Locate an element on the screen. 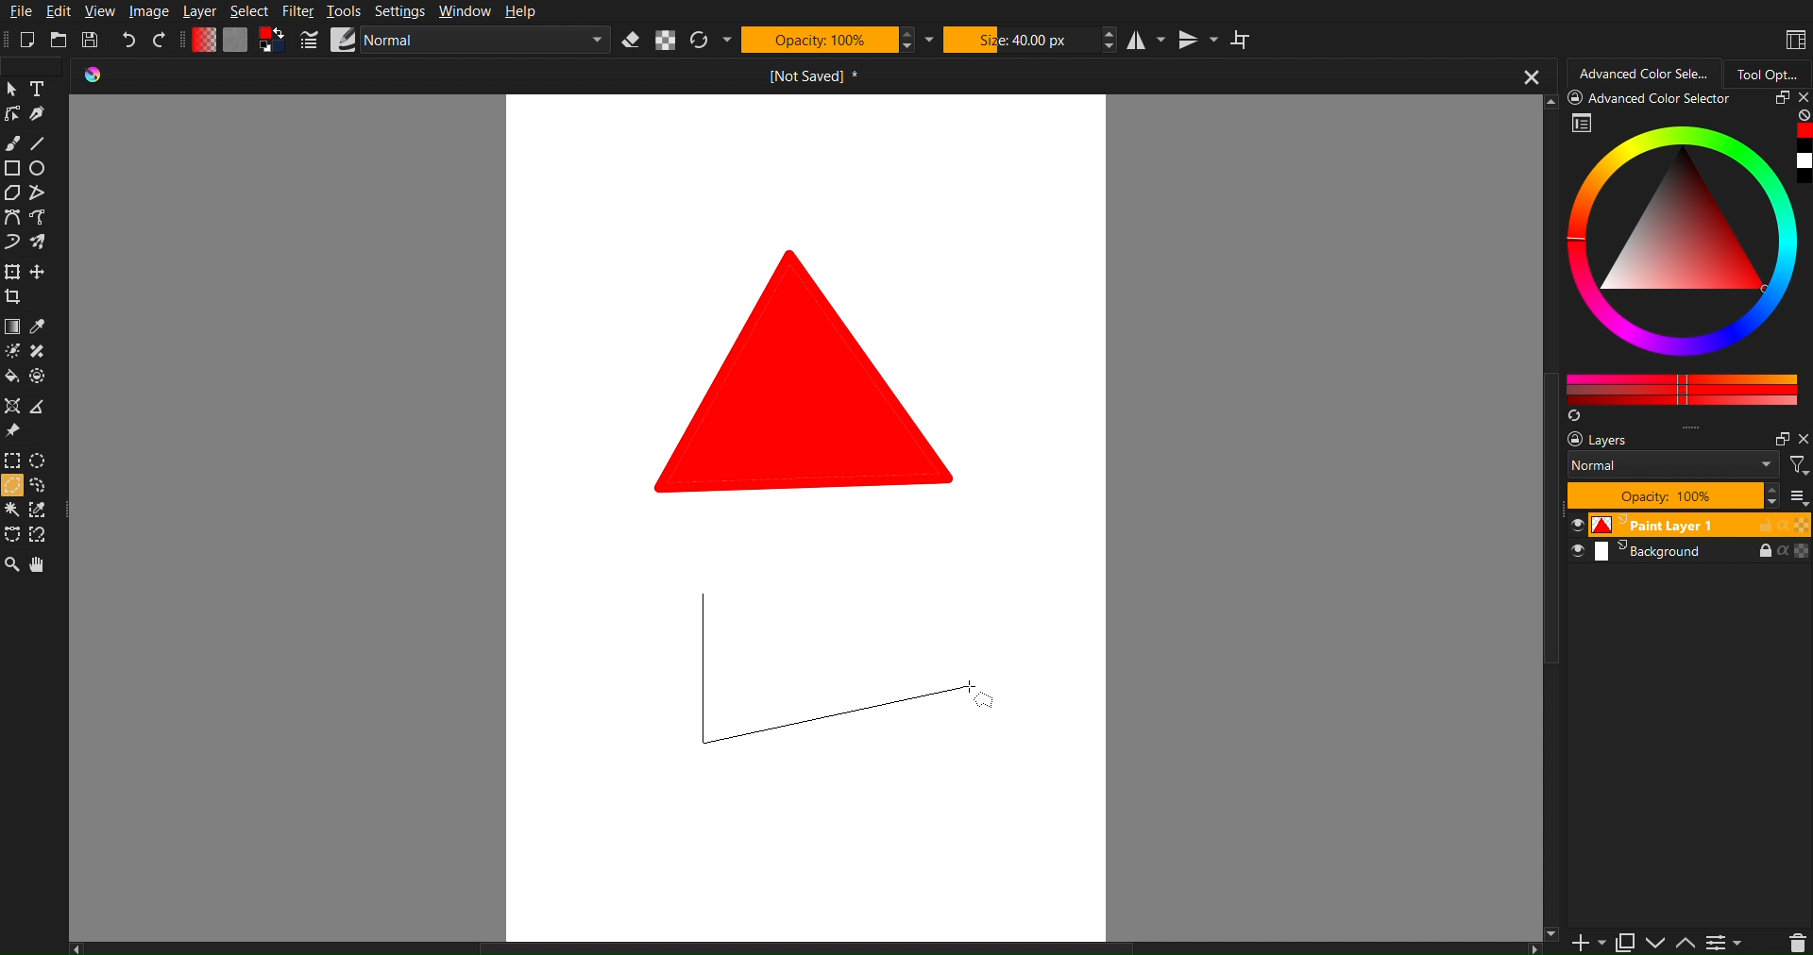  Settings is located at coordinates (398, 10).